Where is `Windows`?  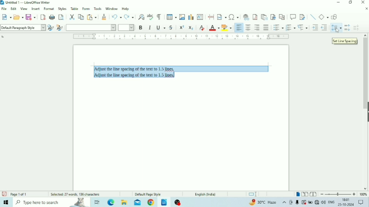
Windows is located at coordinates (6, 202).